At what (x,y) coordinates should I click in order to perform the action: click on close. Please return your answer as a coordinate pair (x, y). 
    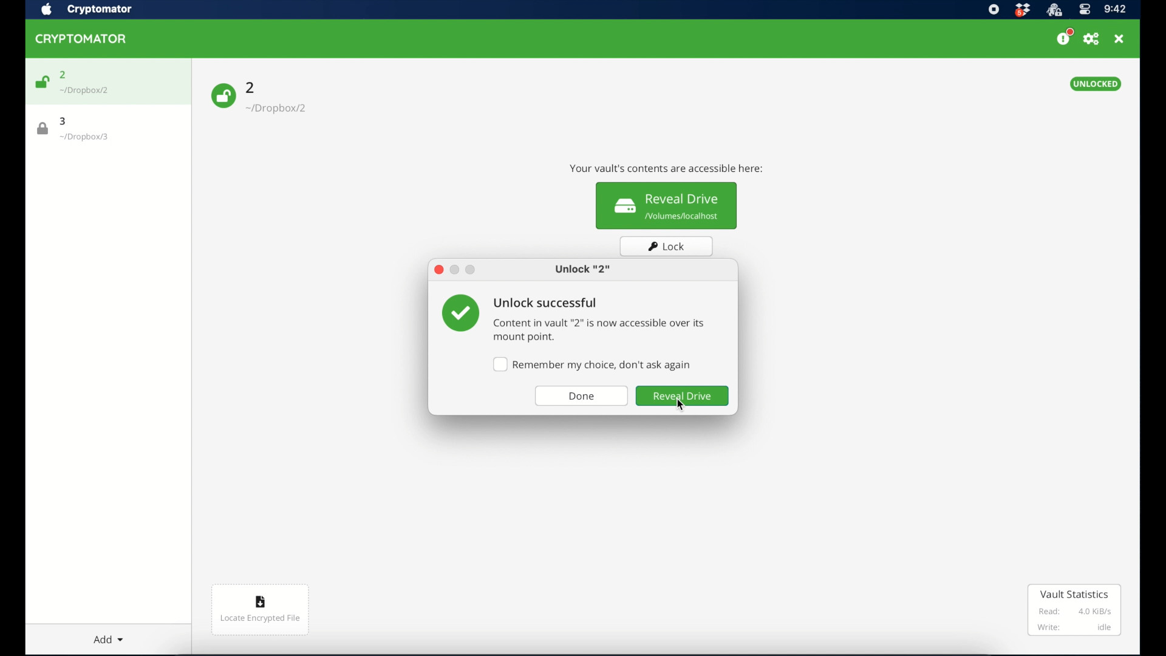
    Looking at the image, I should click on (1119, 39).